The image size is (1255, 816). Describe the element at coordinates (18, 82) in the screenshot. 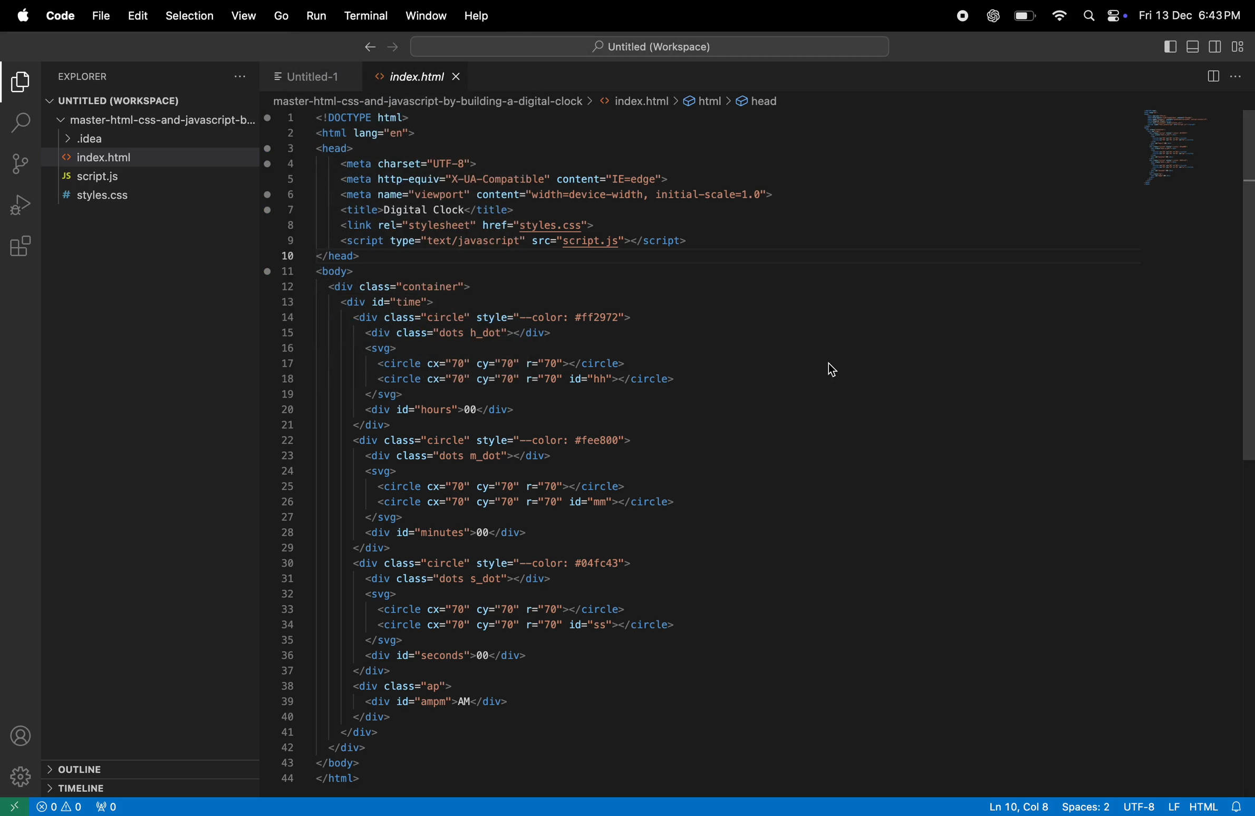

I see `explorer` at that location.